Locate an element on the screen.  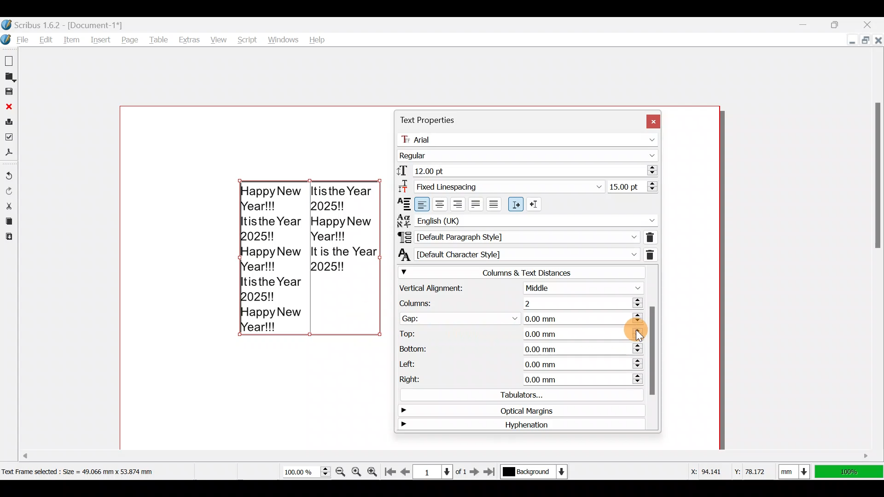
Select line spacing mode is located at coordinates (500, 185).